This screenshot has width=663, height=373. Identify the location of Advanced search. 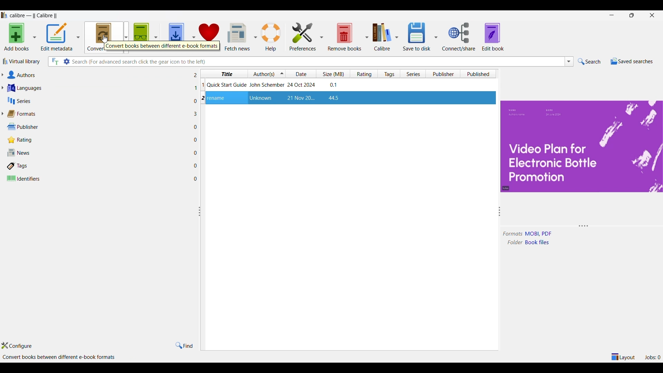
(66, 61).